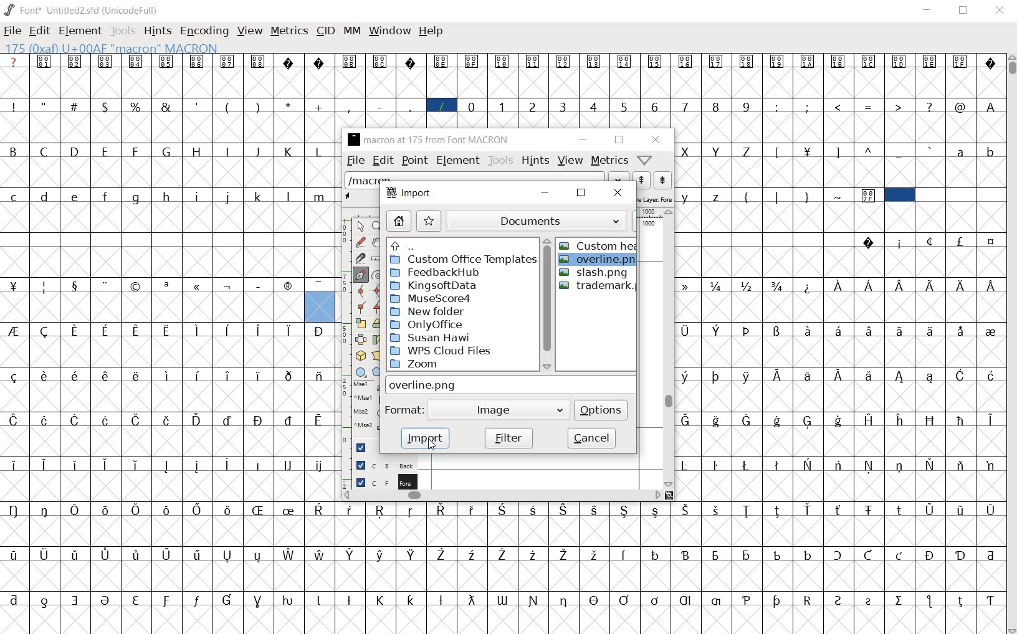 The width and height of the screenshot is (1017, 634). Describe the element at coordinates (75, 196) in the screenshot. I see `e` at that location.